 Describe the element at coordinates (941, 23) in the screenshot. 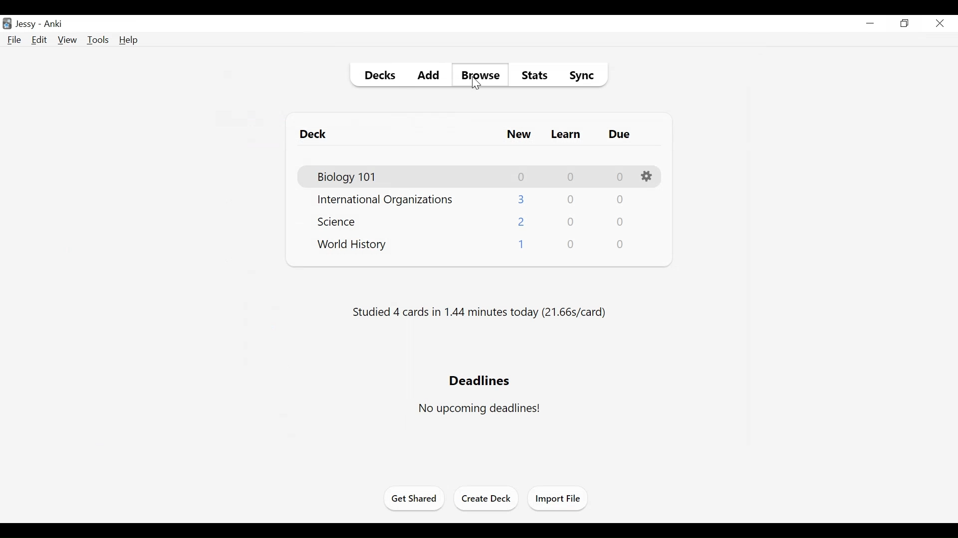

I see `Close` at that location.